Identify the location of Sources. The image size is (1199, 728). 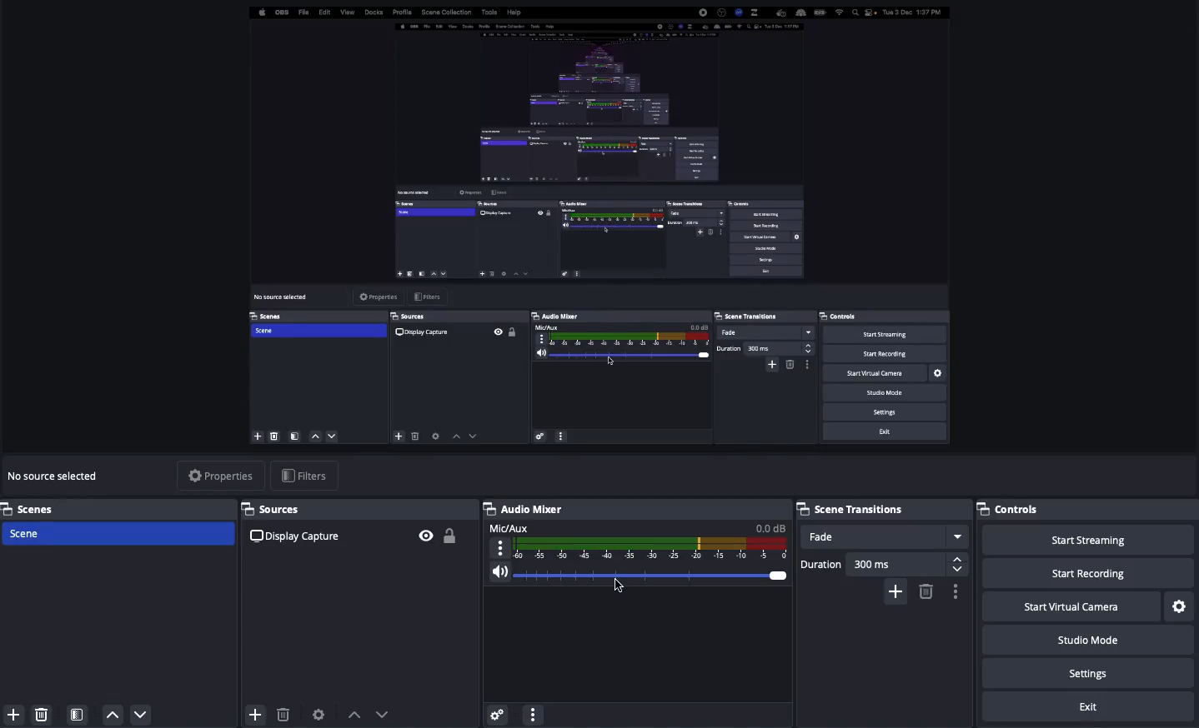
(272, 509).